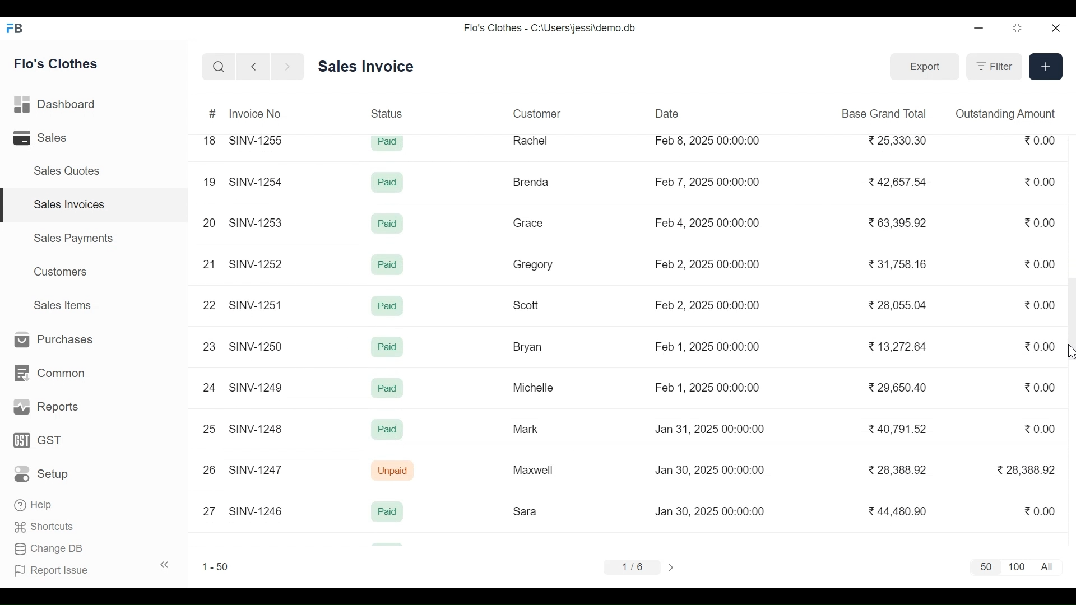  I want to click on 18, so click(210, 140).